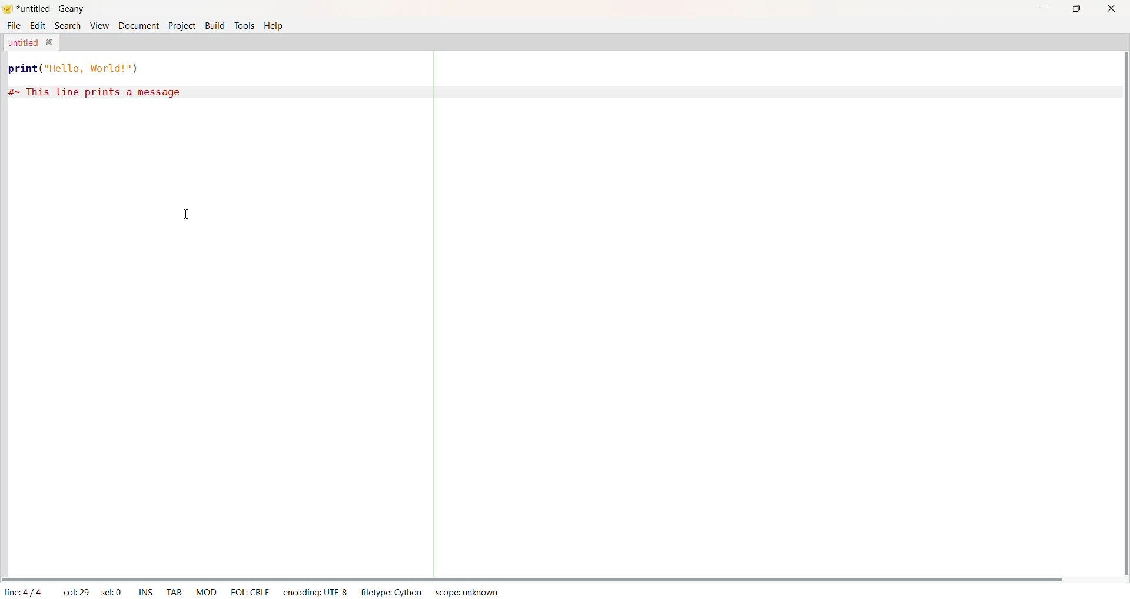  Describe the element at coordinates (243, 26) in the screenshot. I see `Tools` at that location.